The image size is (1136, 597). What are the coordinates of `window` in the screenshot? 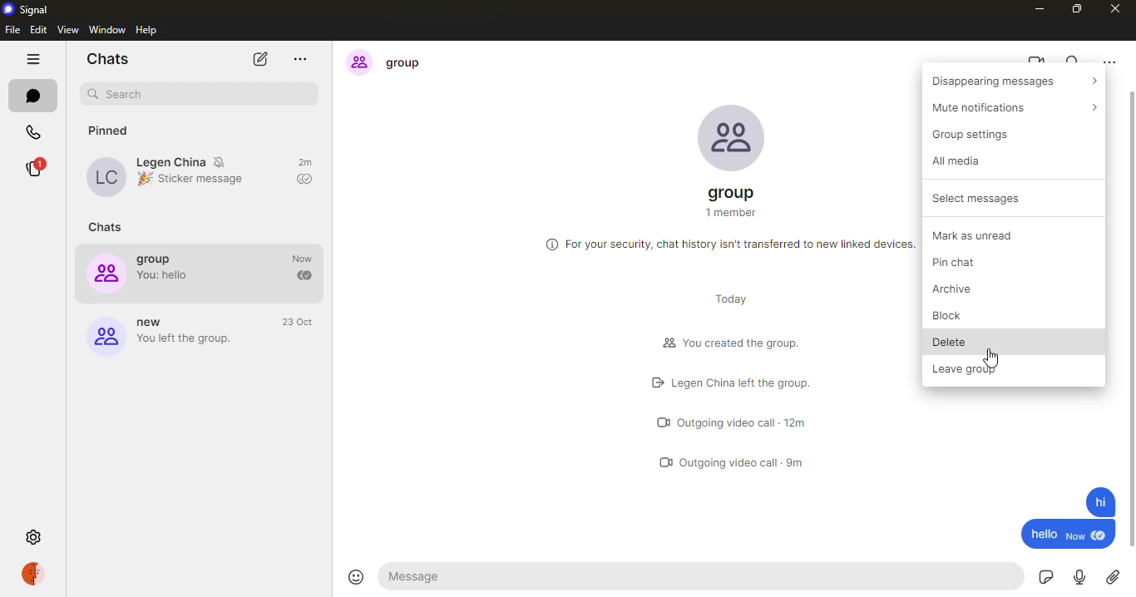 It's located at (106, 29).